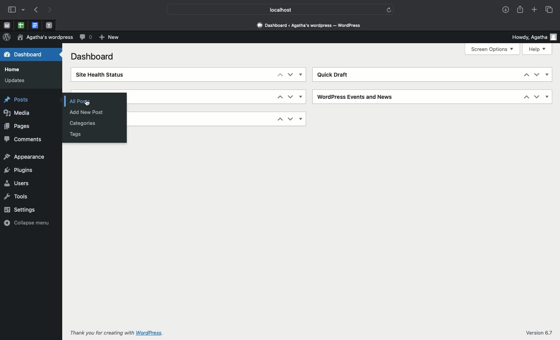 The height and width of the screenshot is (340, 560). Describe the element at coordinates (7, 37) in the screenshot. I see `Wordpress` at that location.